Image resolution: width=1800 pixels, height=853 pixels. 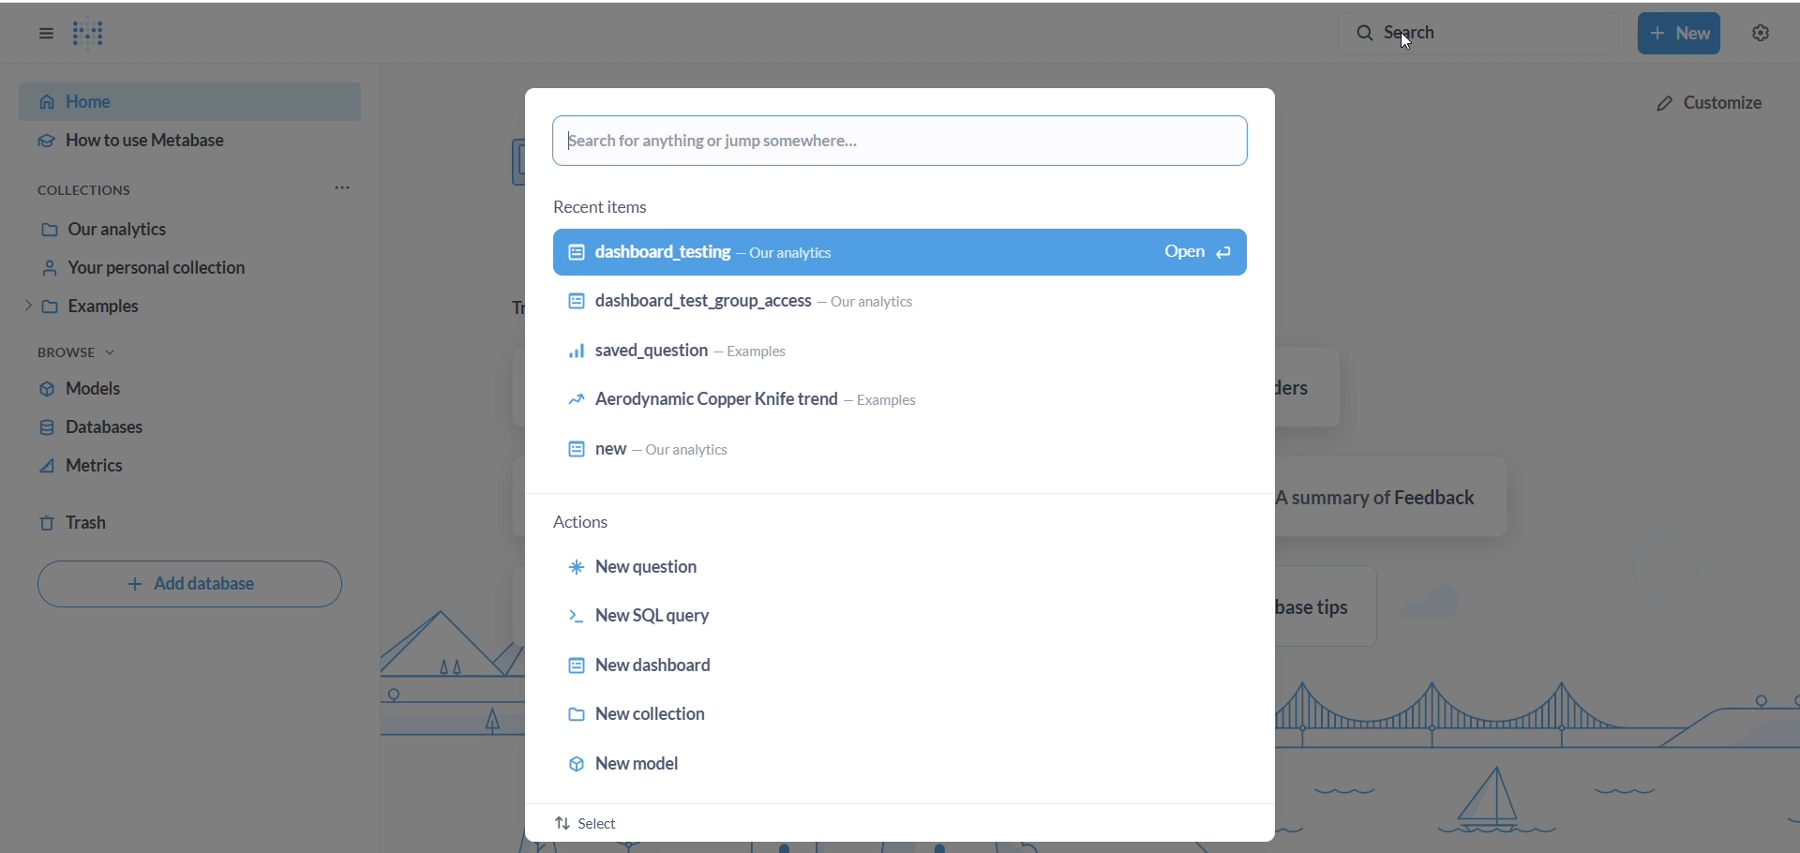 I want to click on SEARCH BUTTON, so click(x=1477, y=34).